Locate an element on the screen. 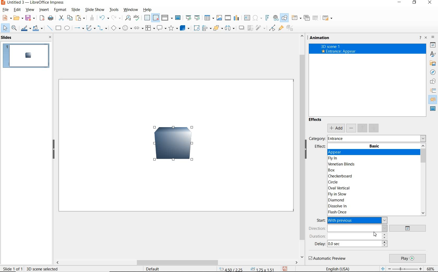 The height and width of the screenshot is (272, 438). help is located at coordinates (147, 10).